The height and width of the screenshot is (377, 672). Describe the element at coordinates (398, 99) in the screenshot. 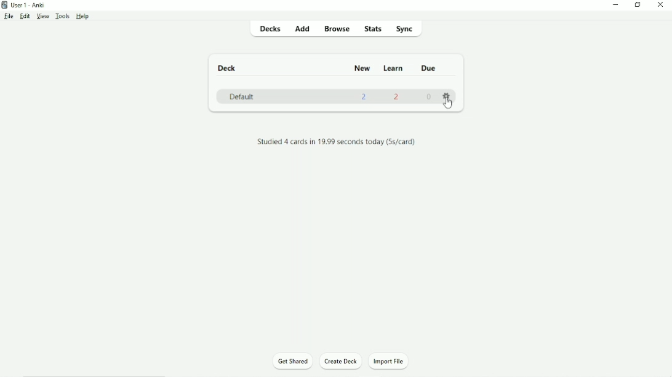

I see `2` at that location.